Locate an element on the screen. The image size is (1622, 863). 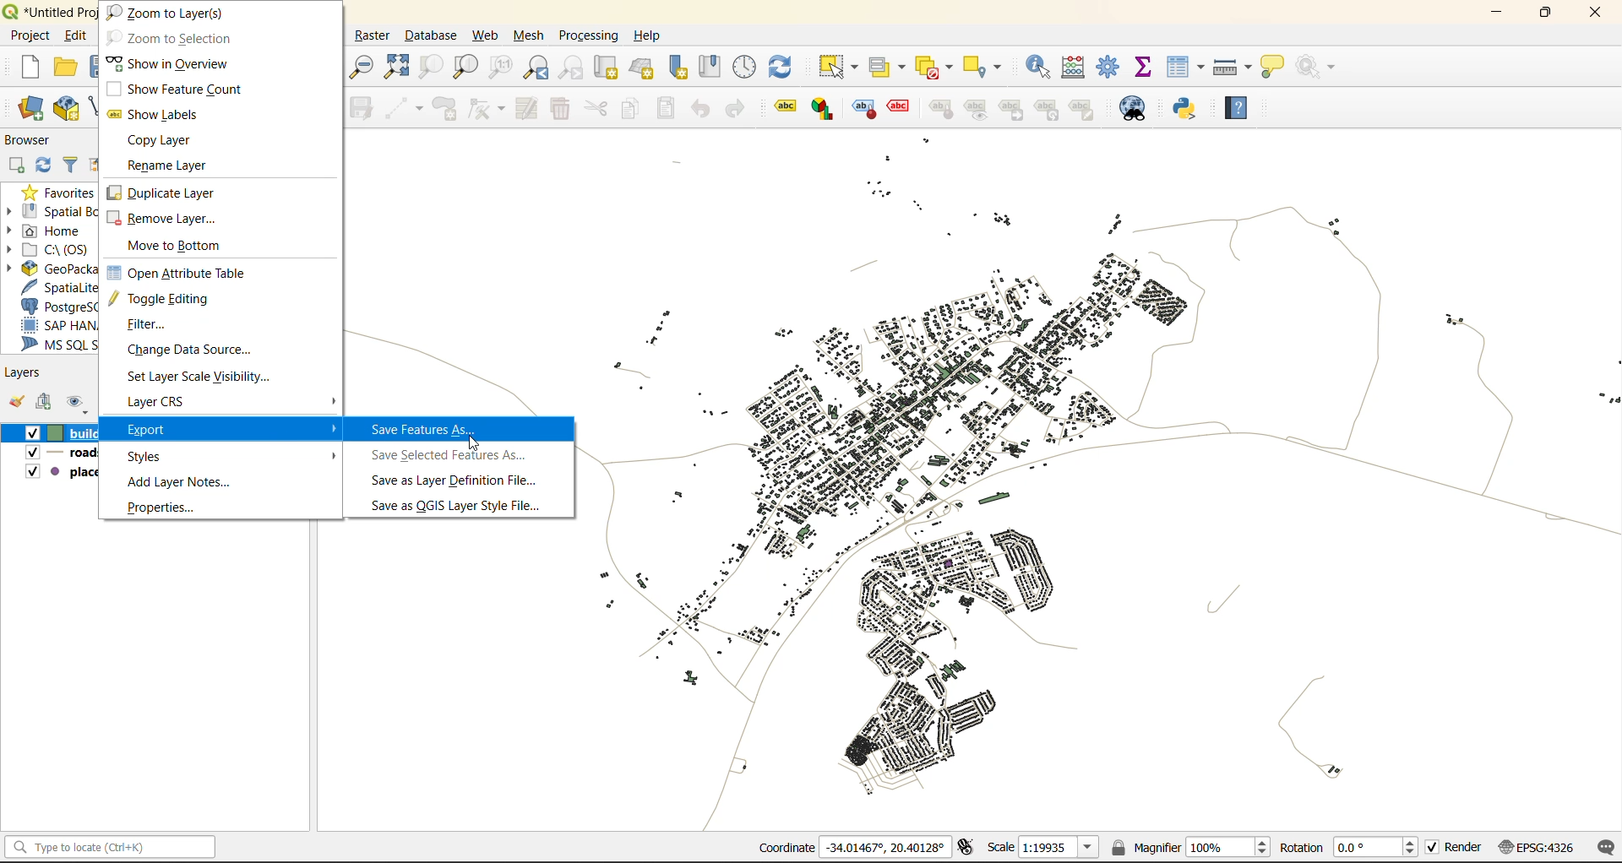
python is located at coordinates (1189, 108).